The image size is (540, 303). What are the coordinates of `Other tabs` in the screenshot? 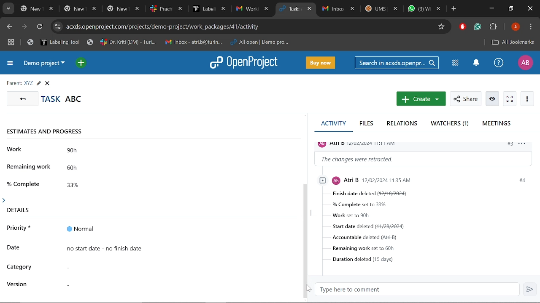 It's located at (145, 9).